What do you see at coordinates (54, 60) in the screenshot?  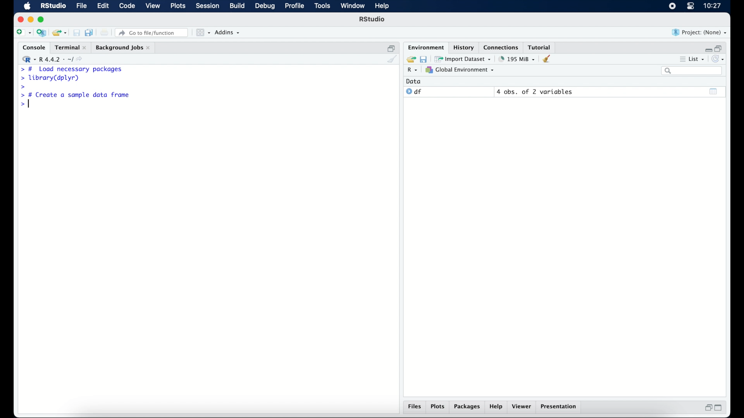 I see `R 4.4.2` at bounding box center [54, 60].